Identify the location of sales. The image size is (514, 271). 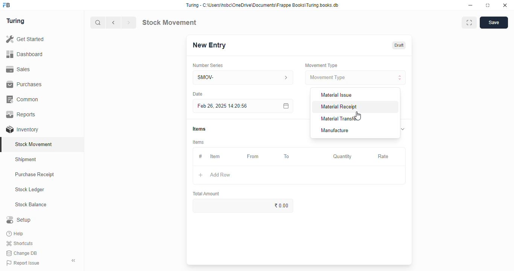
(18, 69).